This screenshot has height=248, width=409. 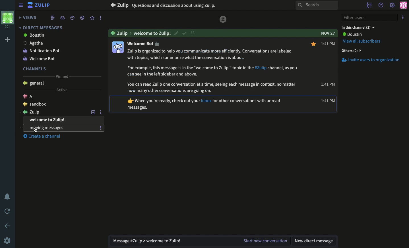 I want to click on inbox hyperlink, so click(x=206, y=100).